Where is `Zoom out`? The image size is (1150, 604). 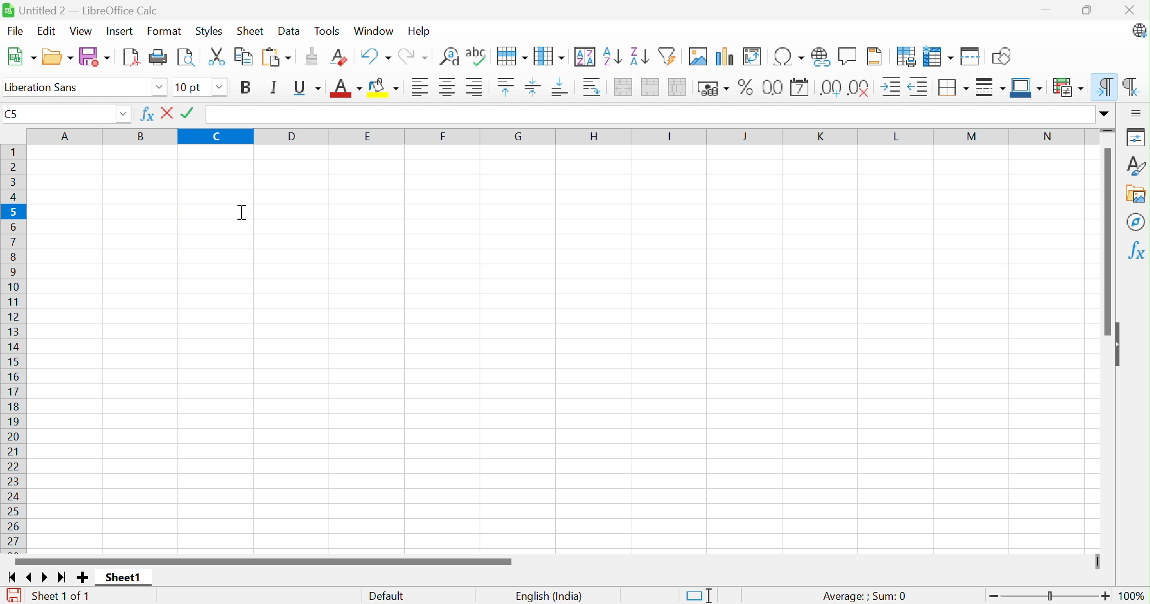 Zoom out is located at coordinates (994, 597).